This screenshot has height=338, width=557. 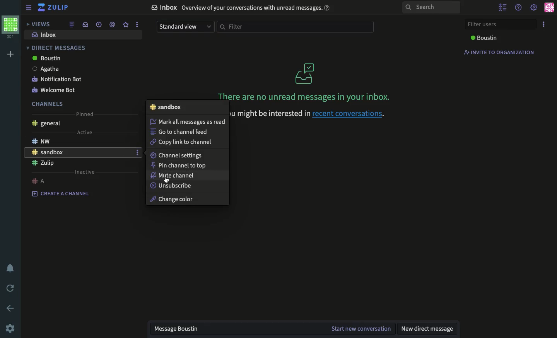 I want to click on pinned, so click(x=85, y=114).